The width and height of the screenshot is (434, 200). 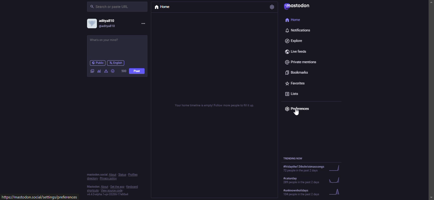 I want to click on more, so click(x=144, y=24).